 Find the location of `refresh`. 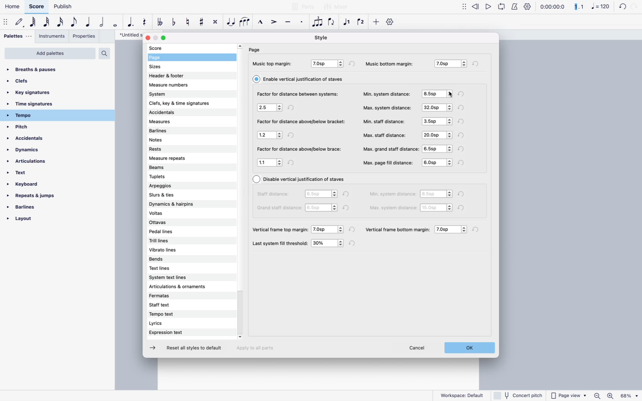

refresh is located at coordinates (462, 162).